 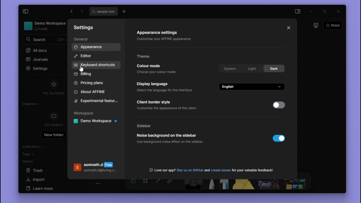 I want to click on new tab, so click(x=125, y=12).